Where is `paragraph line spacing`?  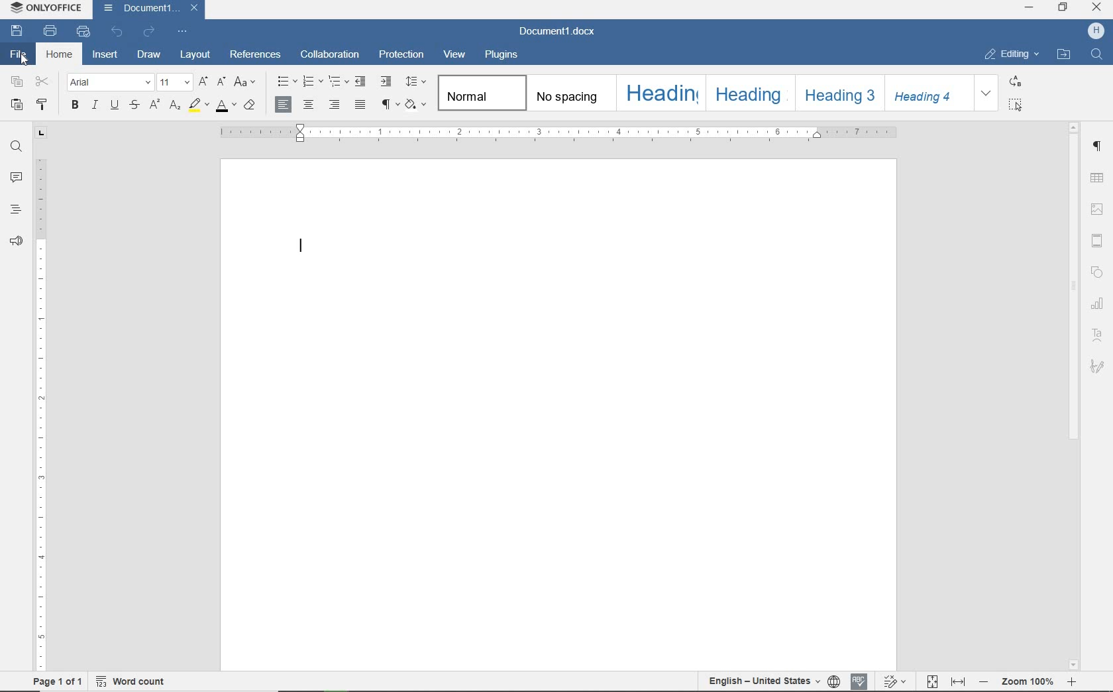 paragraph line spacing is located at coordinates (415, 82).